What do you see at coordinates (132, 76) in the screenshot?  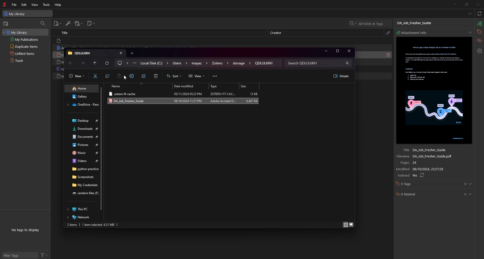 I see `rename` at bounding box center [132, 76].